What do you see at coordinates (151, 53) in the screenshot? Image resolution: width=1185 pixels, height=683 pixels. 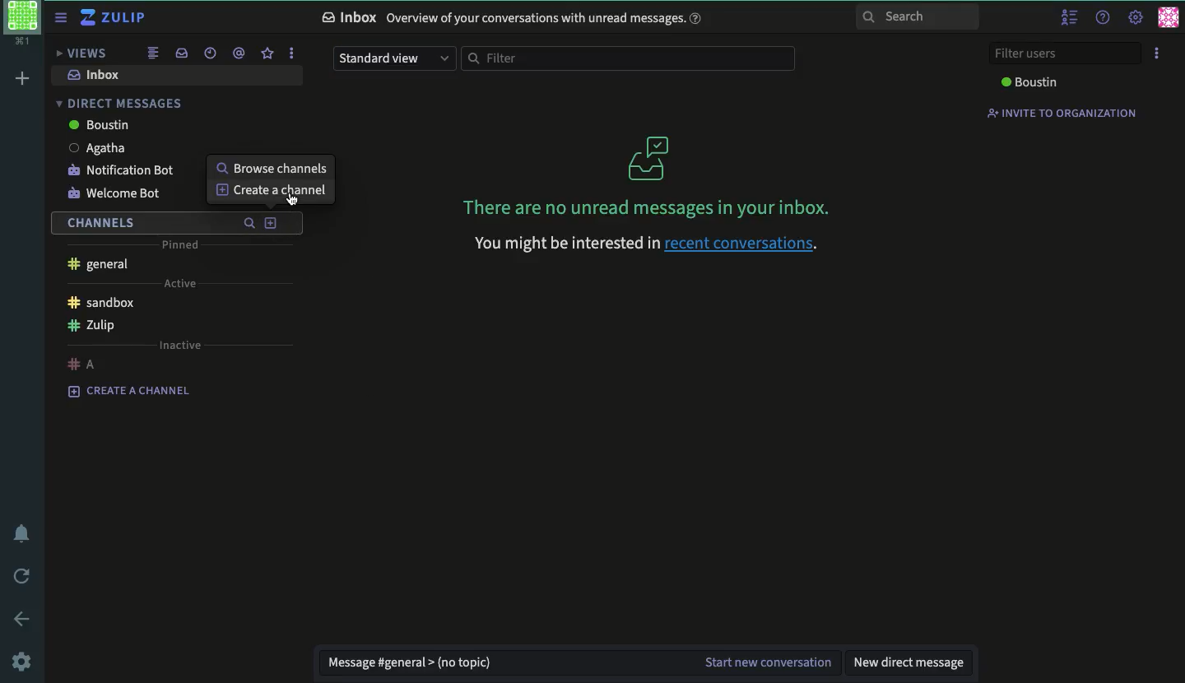 I see `combined feed` at bounding box center [151, 53].